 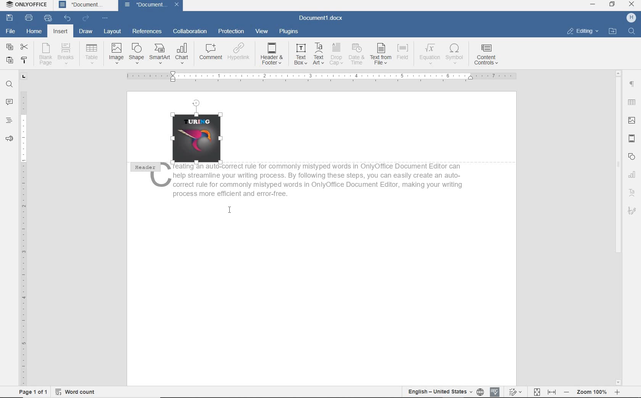 What do you see at coordinates (33, 32) in the screenshot?
I see `HOME` at bounding box center [33, 32].